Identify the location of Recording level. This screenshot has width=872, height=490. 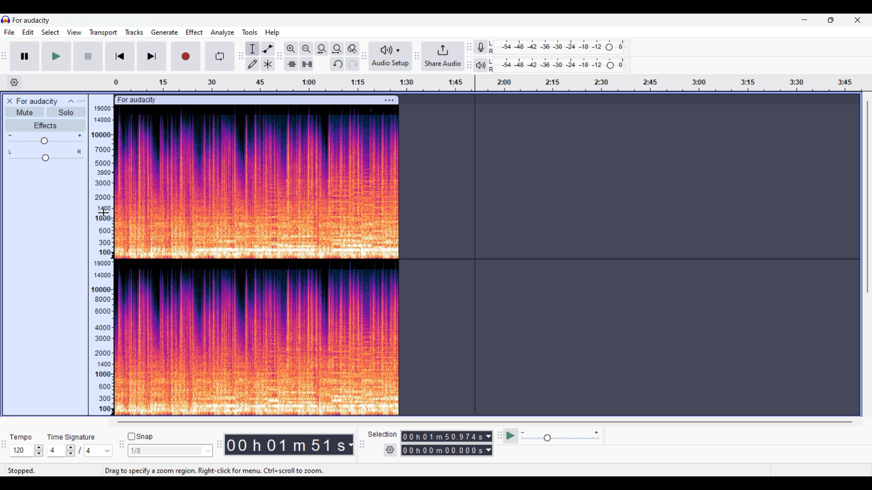
(559, 47).